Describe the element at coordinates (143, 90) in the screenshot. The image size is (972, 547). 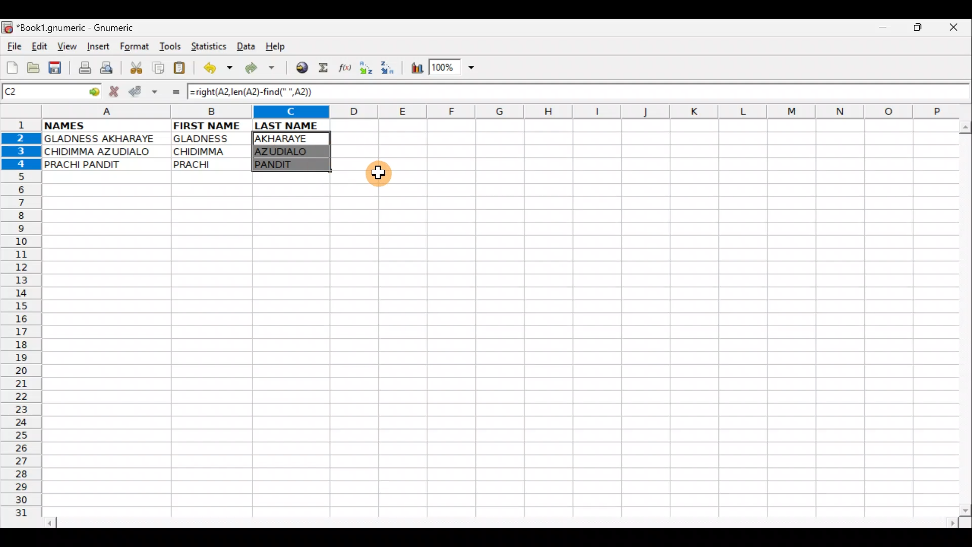
I see `Accept change` at that location.